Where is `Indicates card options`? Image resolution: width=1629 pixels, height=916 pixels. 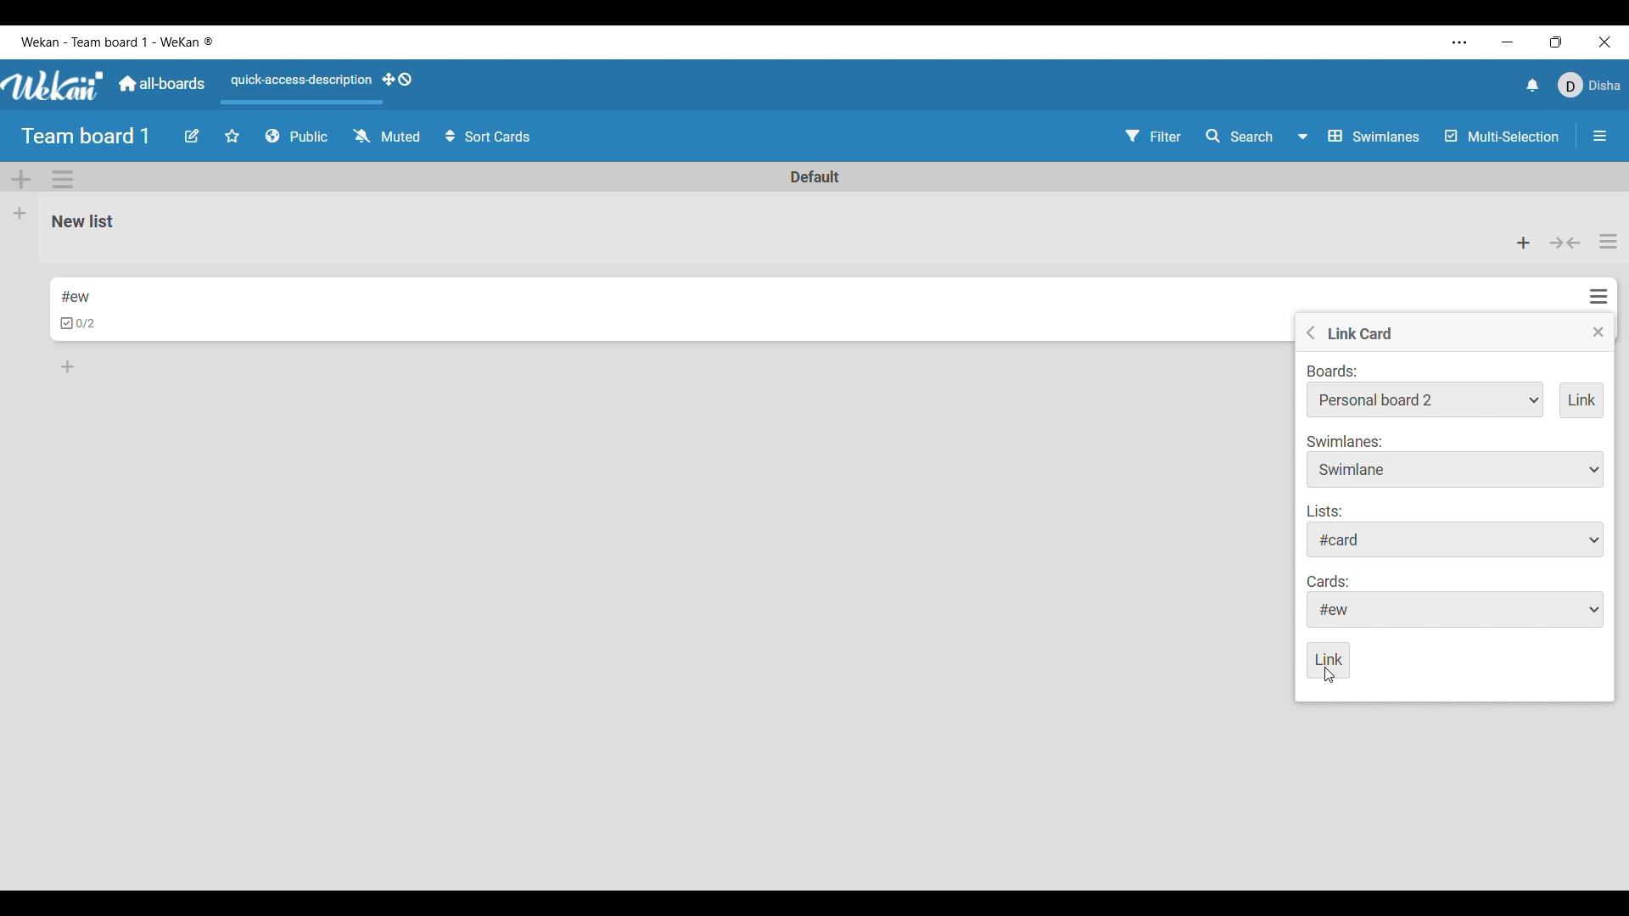 Indicates card options is located at coordinates (1330, 582).